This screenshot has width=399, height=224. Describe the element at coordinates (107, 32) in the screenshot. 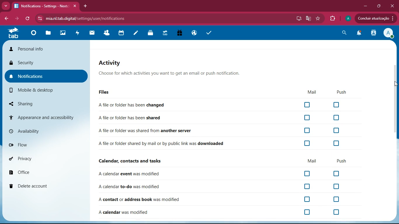

I see `friends` at that location.